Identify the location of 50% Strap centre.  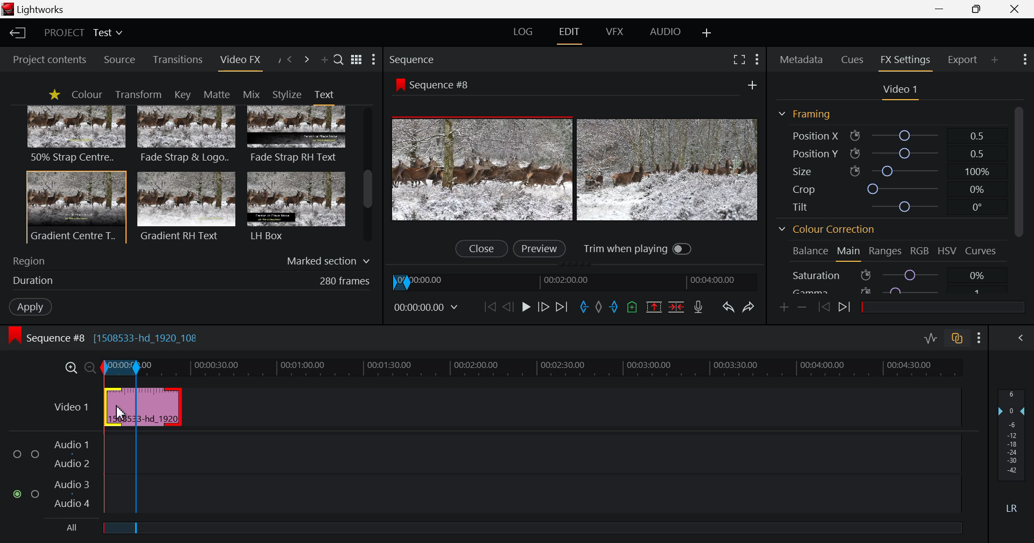
(77, 134).